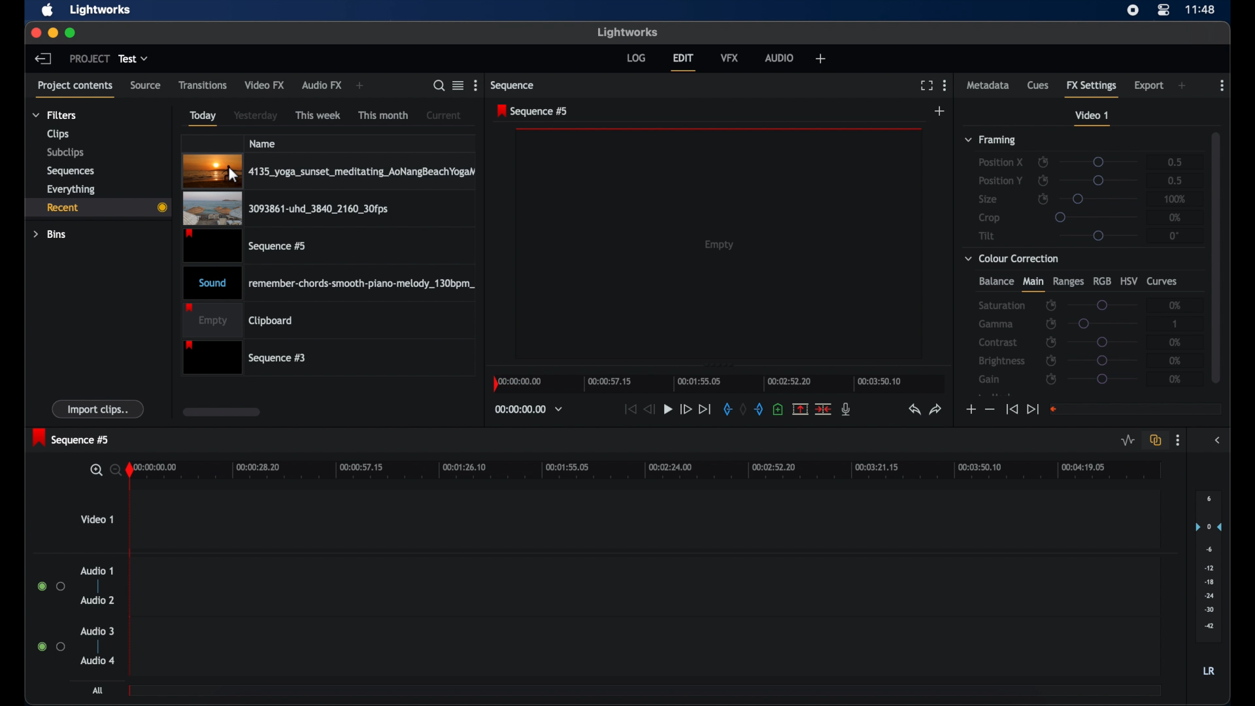 Image resolution: width=1255 pixels, height=706 pixels. Describe the element at coordinates (319, 114) in the screenshot. I see `this week` at that location.